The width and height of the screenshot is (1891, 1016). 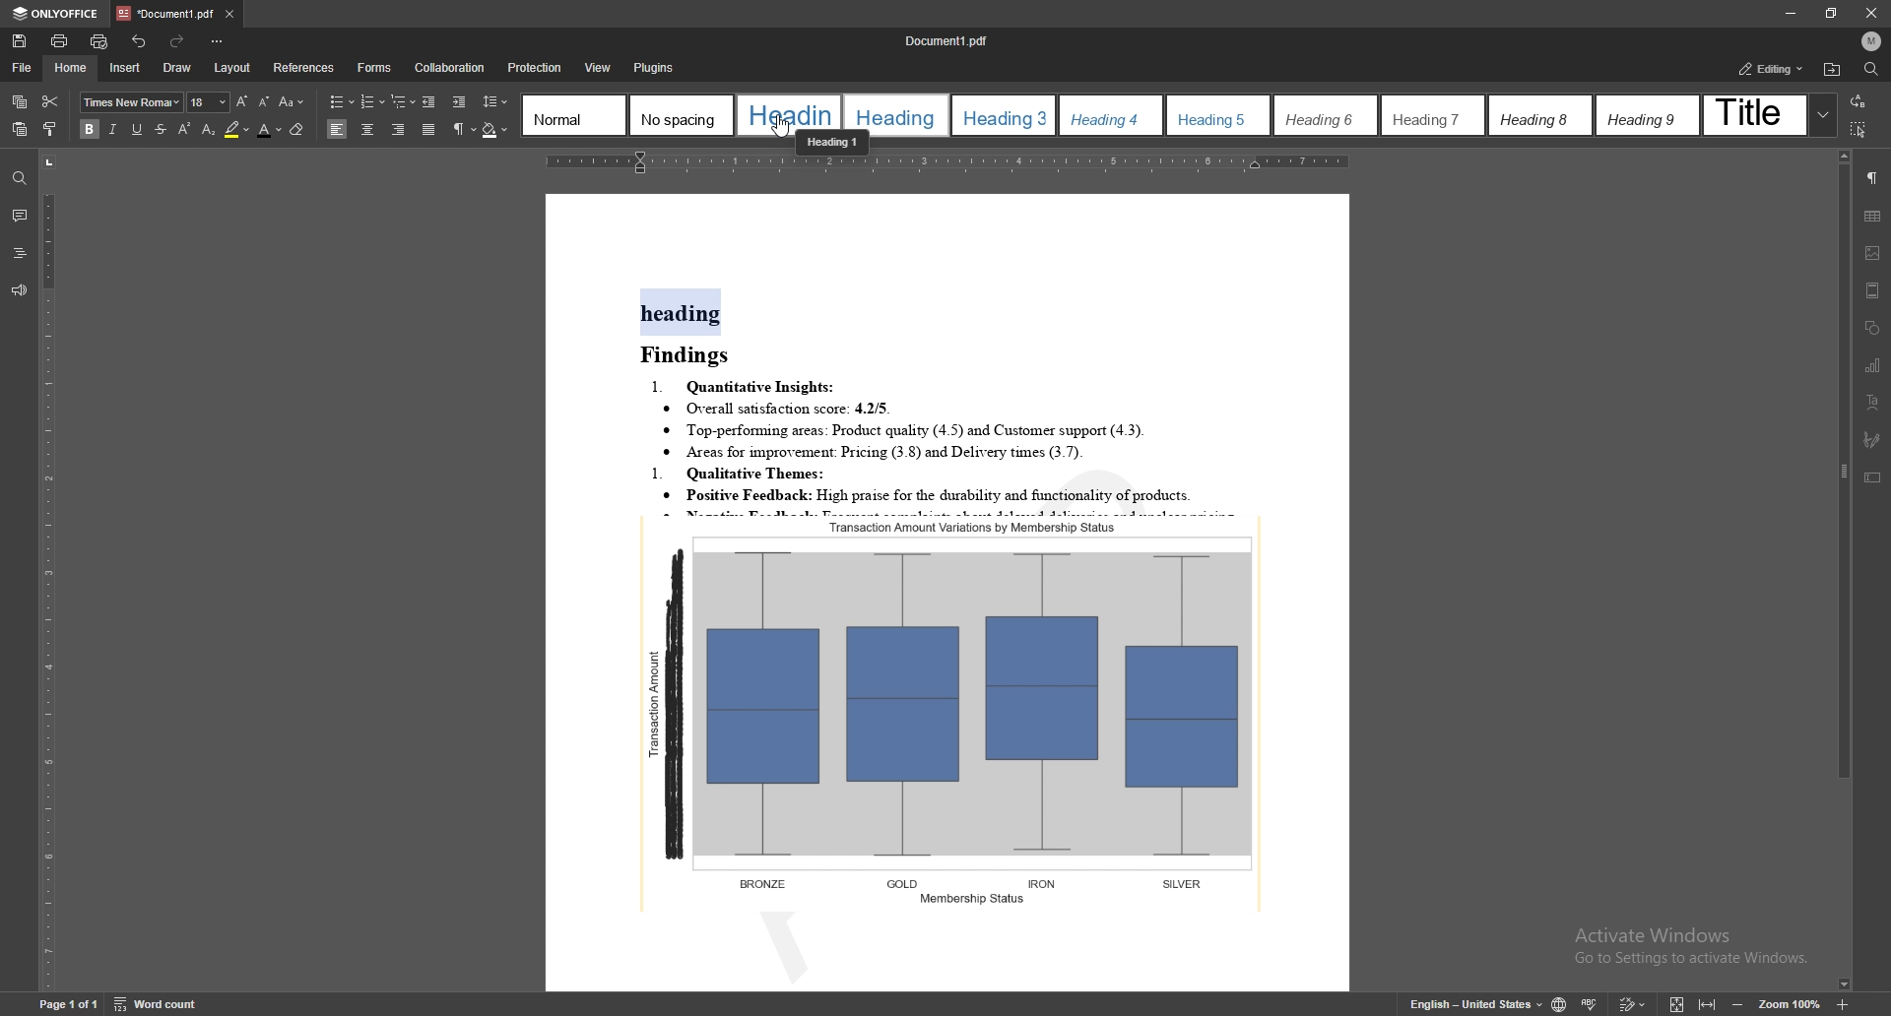 What do you see at coordinates (52, 128) in the screenshot?
I see `copy style` at bounding box center [52, 128].